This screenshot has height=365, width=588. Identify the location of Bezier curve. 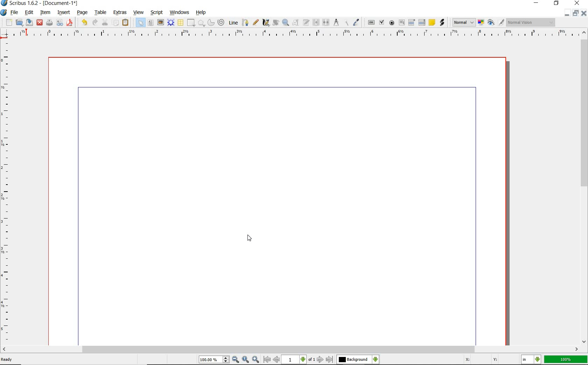
(245, 22).